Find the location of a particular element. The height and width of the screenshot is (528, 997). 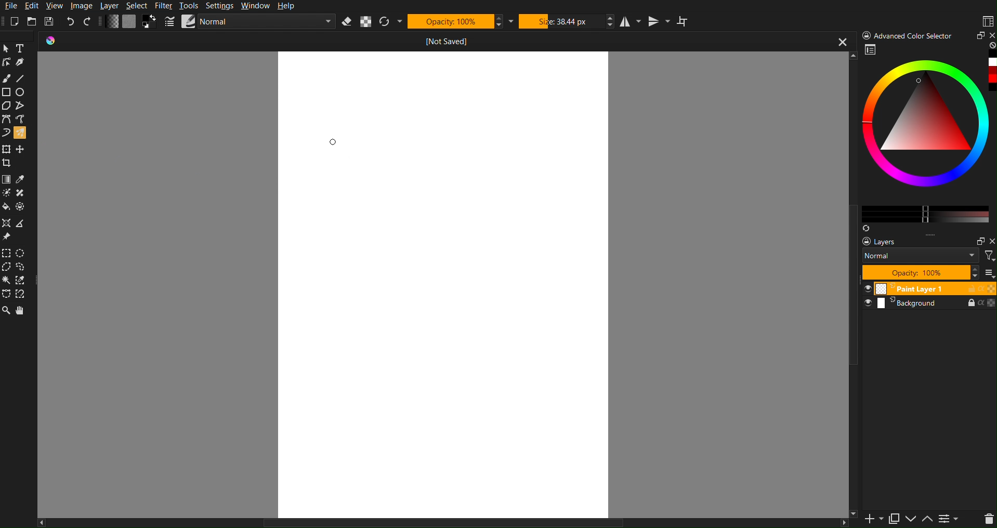

Opacity is located at coordinates (455, 21).